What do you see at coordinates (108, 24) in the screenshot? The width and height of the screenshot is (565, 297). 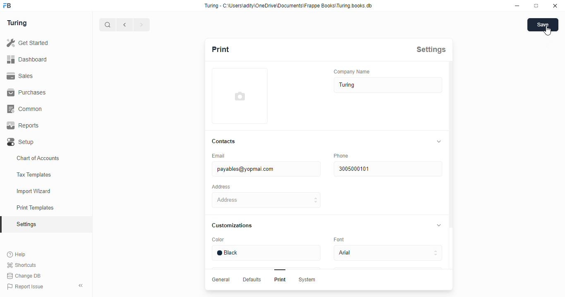 I see `search ` at bounding box center [108, 24].